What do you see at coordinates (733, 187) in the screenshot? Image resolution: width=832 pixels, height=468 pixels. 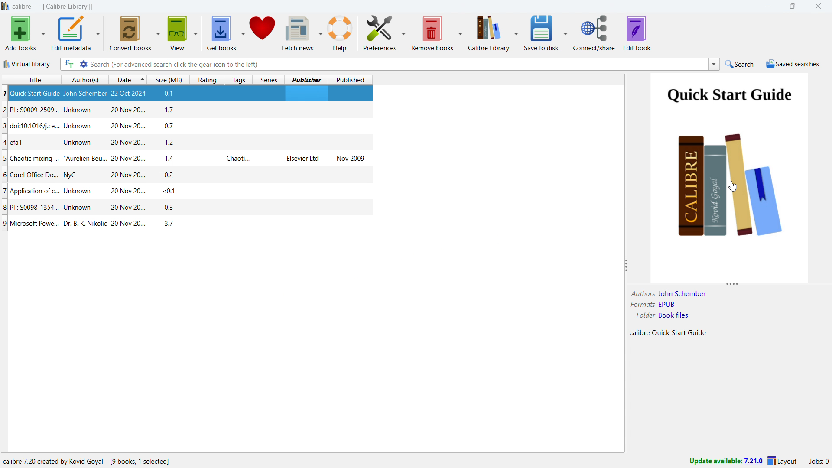 I see `cursor` at bounding box center [733, 187].